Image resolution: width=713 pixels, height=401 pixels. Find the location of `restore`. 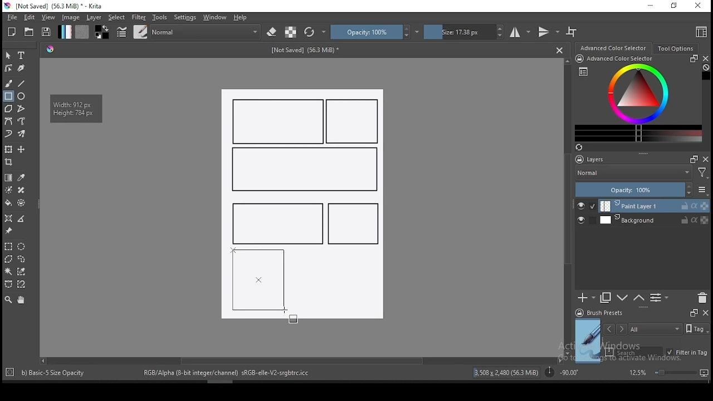

restore is located at coordinates (676, 6).